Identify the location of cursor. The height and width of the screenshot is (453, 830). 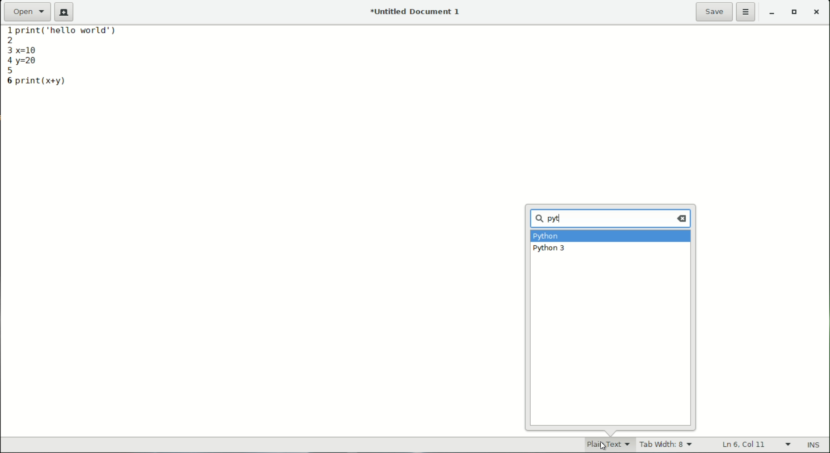
(602, 444).